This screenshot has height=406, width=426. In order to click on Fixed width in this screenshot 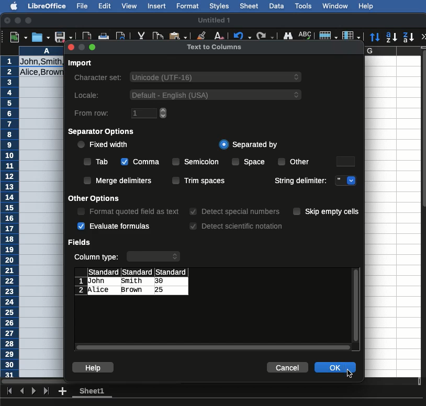, I will do `click(102, 144)`.